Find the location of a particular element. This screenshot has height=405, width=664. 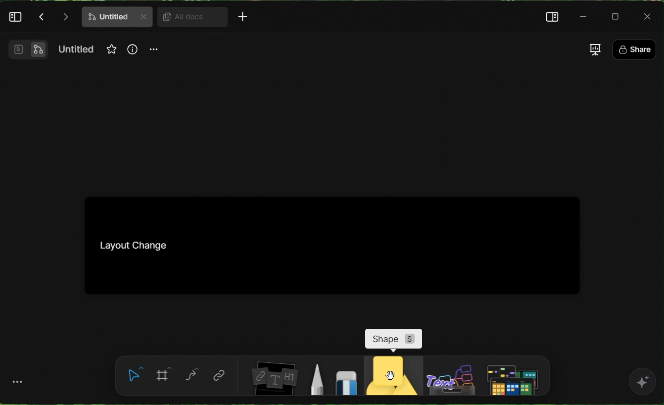

pen is located at coordinates (316, 376).